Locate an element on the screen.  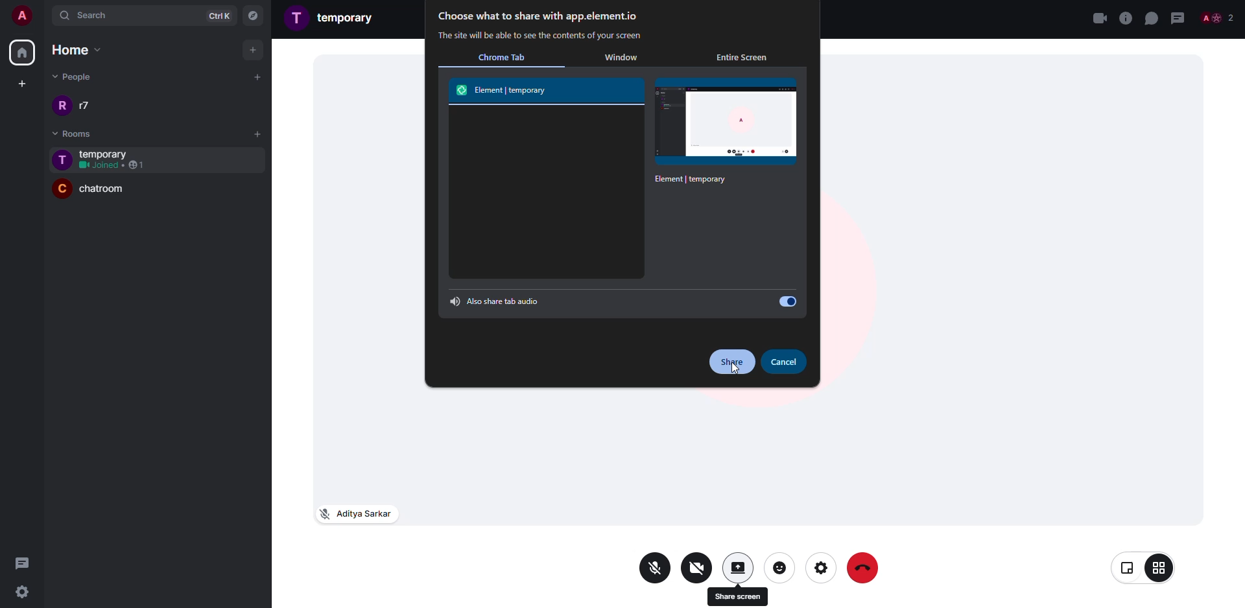
profile is located at coordinates (62, 160).